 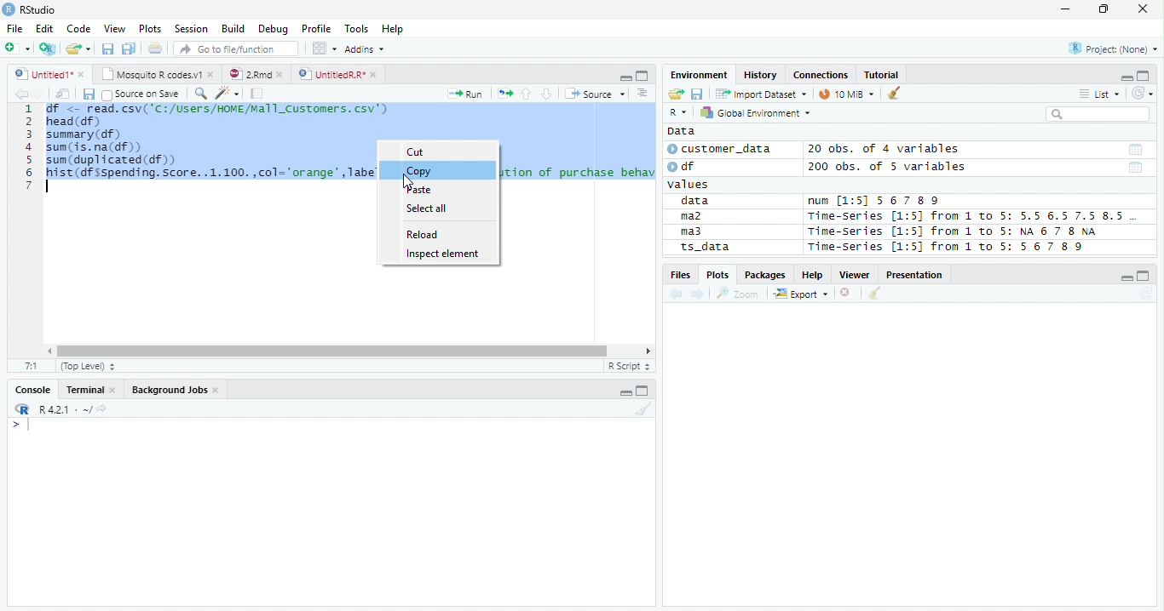 I want to click on SN <- read. csv( 'C1/USers/NINEMEl1_Custonrs. csv’)

head (df)

summary (df)

sum (is. na(df))

sum (duplicated (df)

hist (df sspending. Score. .1.100.,col="orange",Tabels=T,main="Distribution of purchase behav
|, so click(x=210, y=141).